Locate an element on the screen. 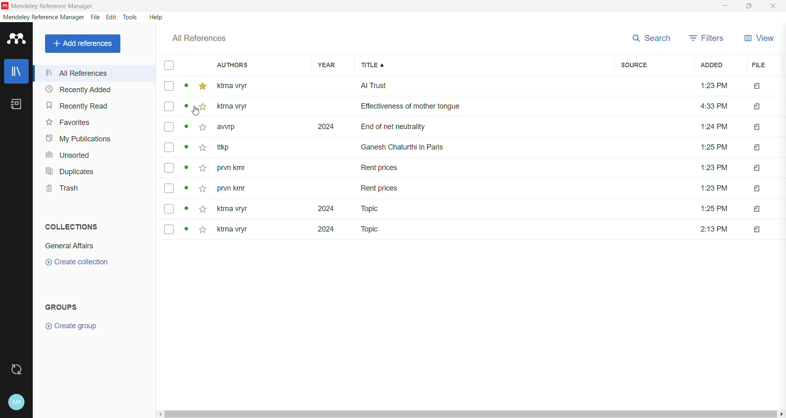 This screenshot has width=786, height=418. Rent prices is located at coordinates (381, 169).